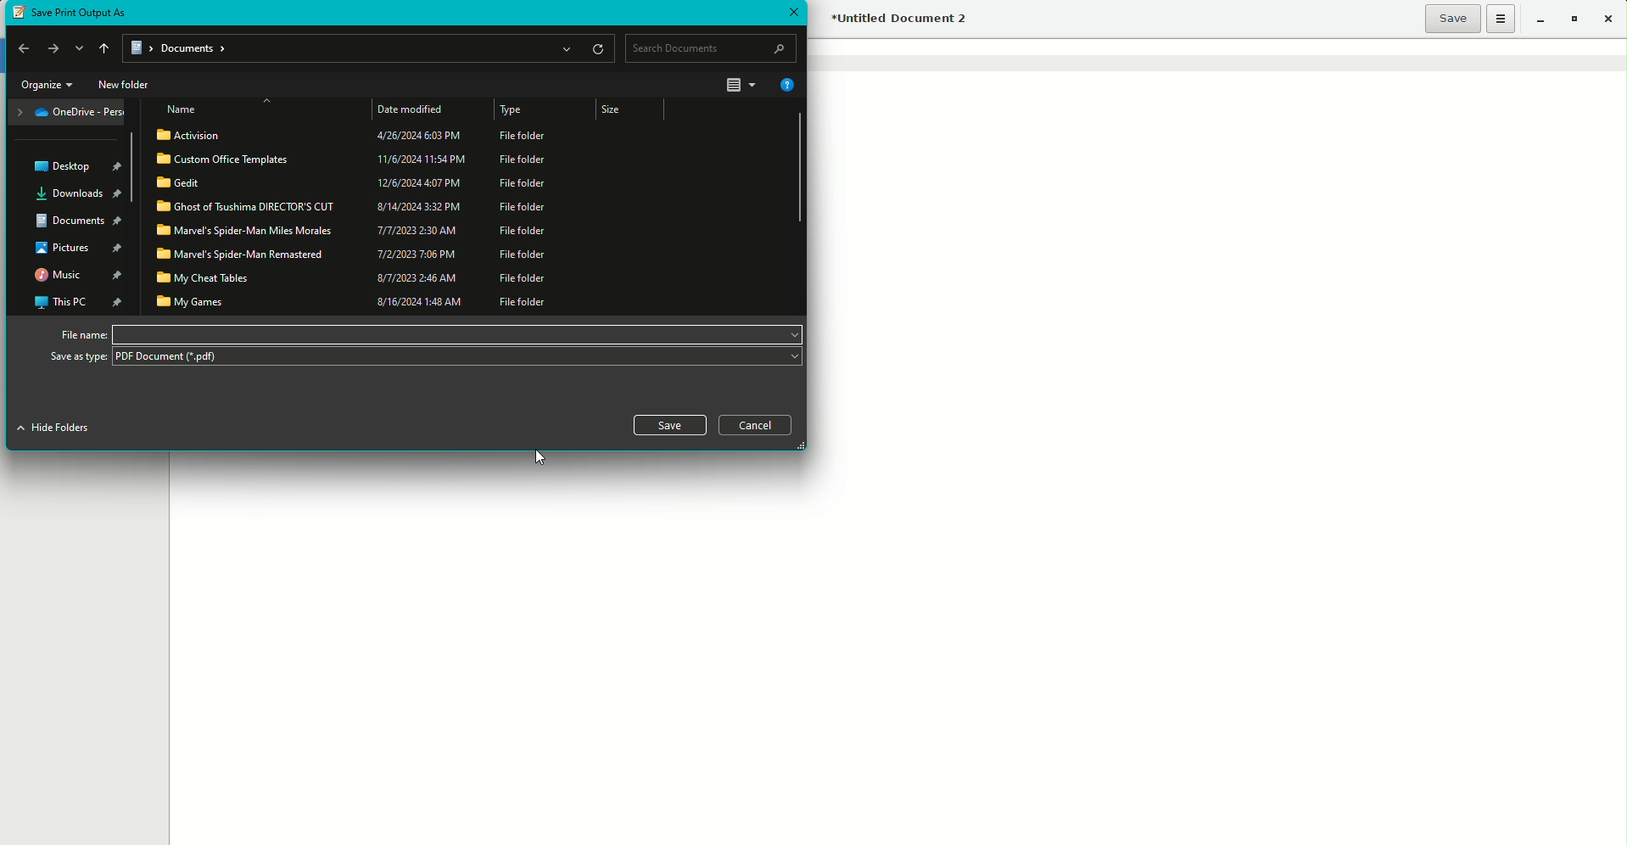  I want to click on Desktop, so click(82, 164).